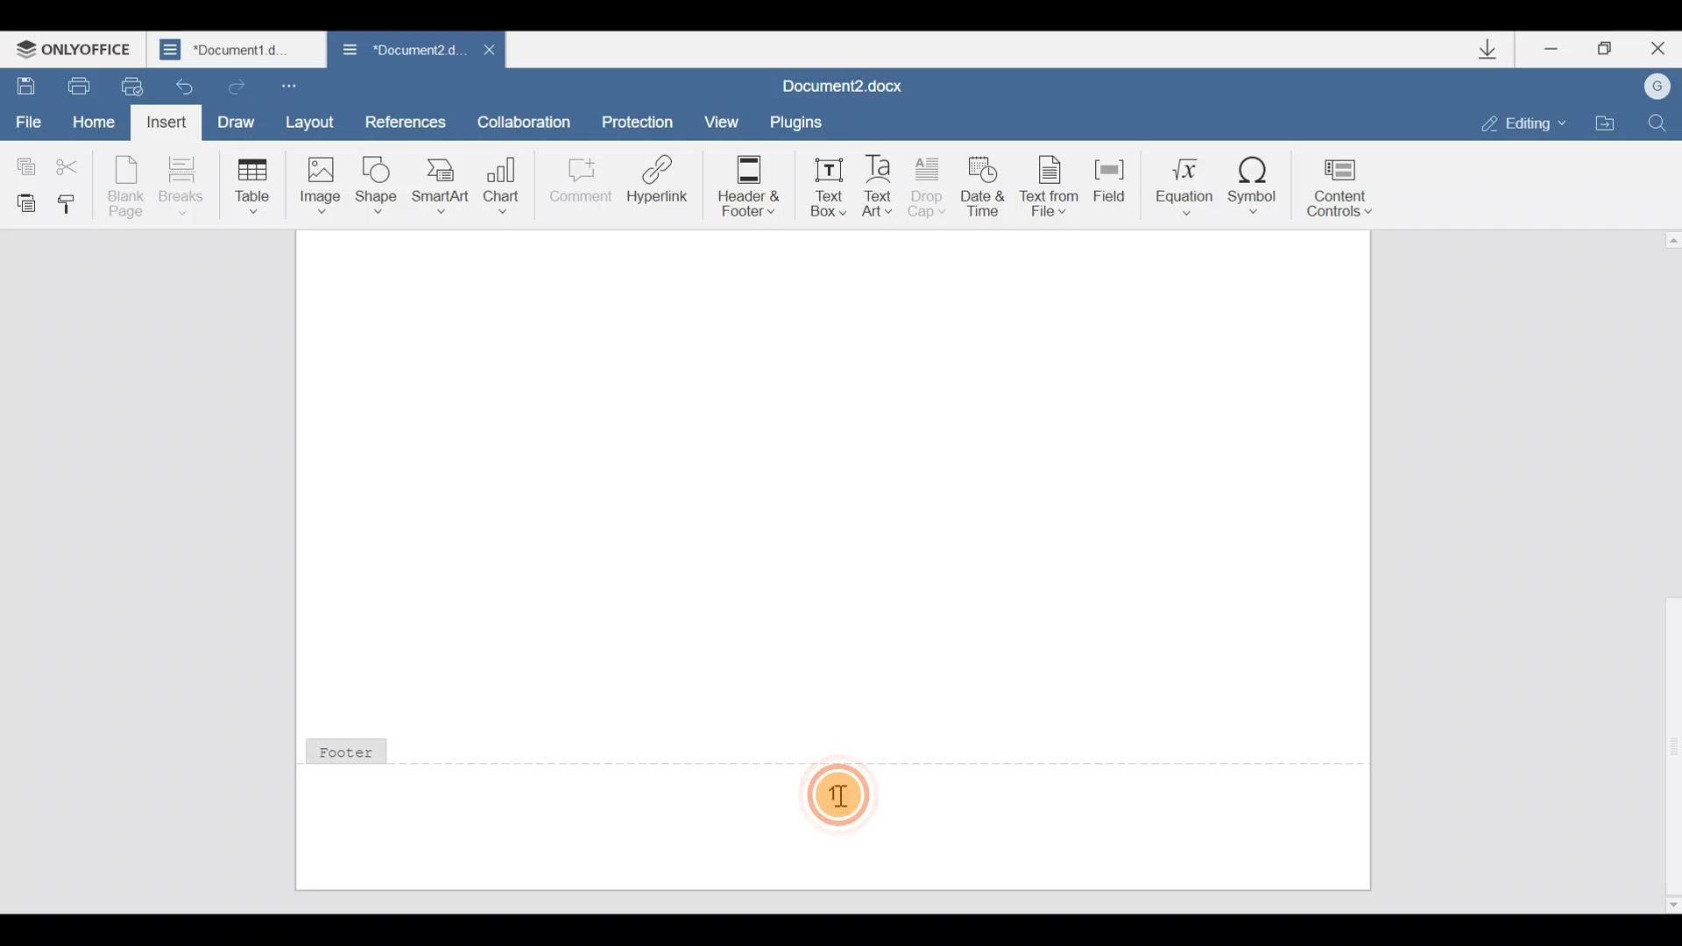 Image resolution: width=1682 pixels, height=946 pixels. Describe the element at coordinates (79, 46) in the screenshot. I see `ONLYOFFICE` at that location.